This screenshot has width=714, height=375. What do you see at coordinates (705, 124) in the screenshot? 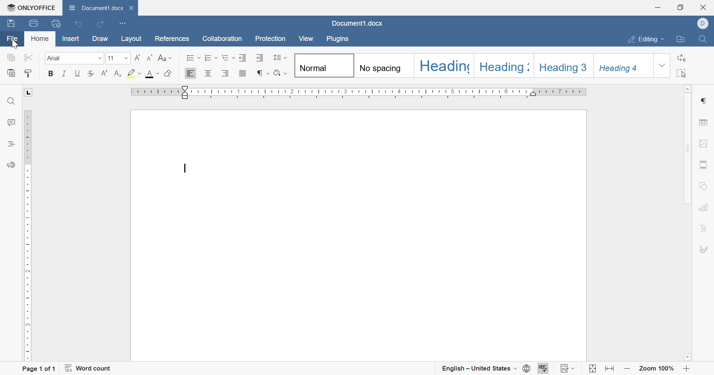
I see `table settings` at bounding box center [705, 124].